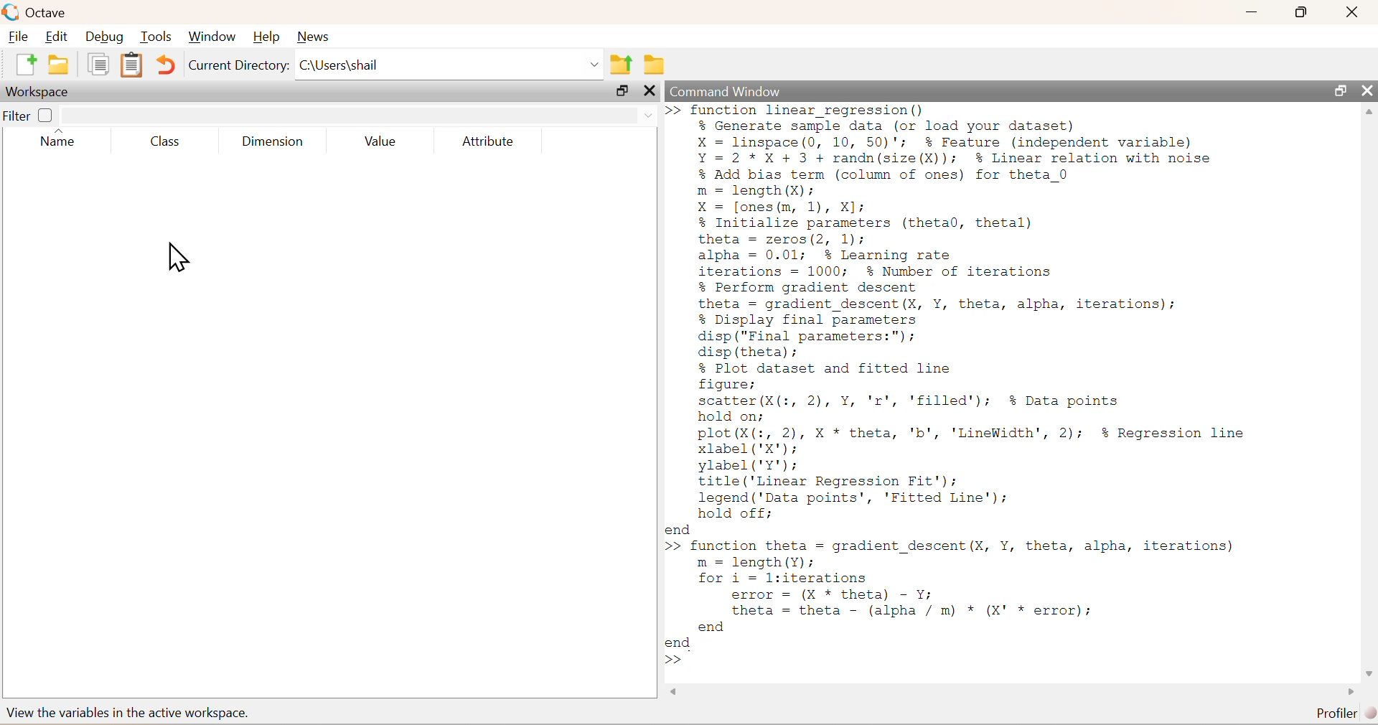 Image resolution: width=1378 pixels, height=725 pixels. I want to click on Filter, so click(28, 115).